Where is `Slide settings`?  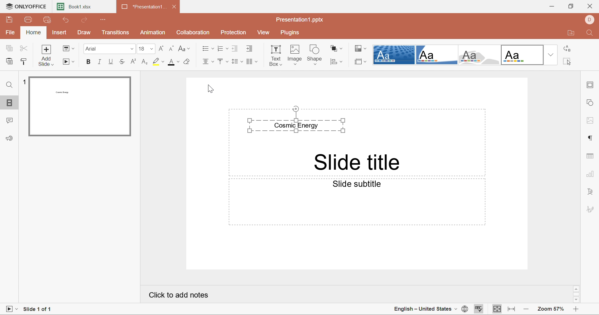 Slide settings is located at coordinates (590, 86).